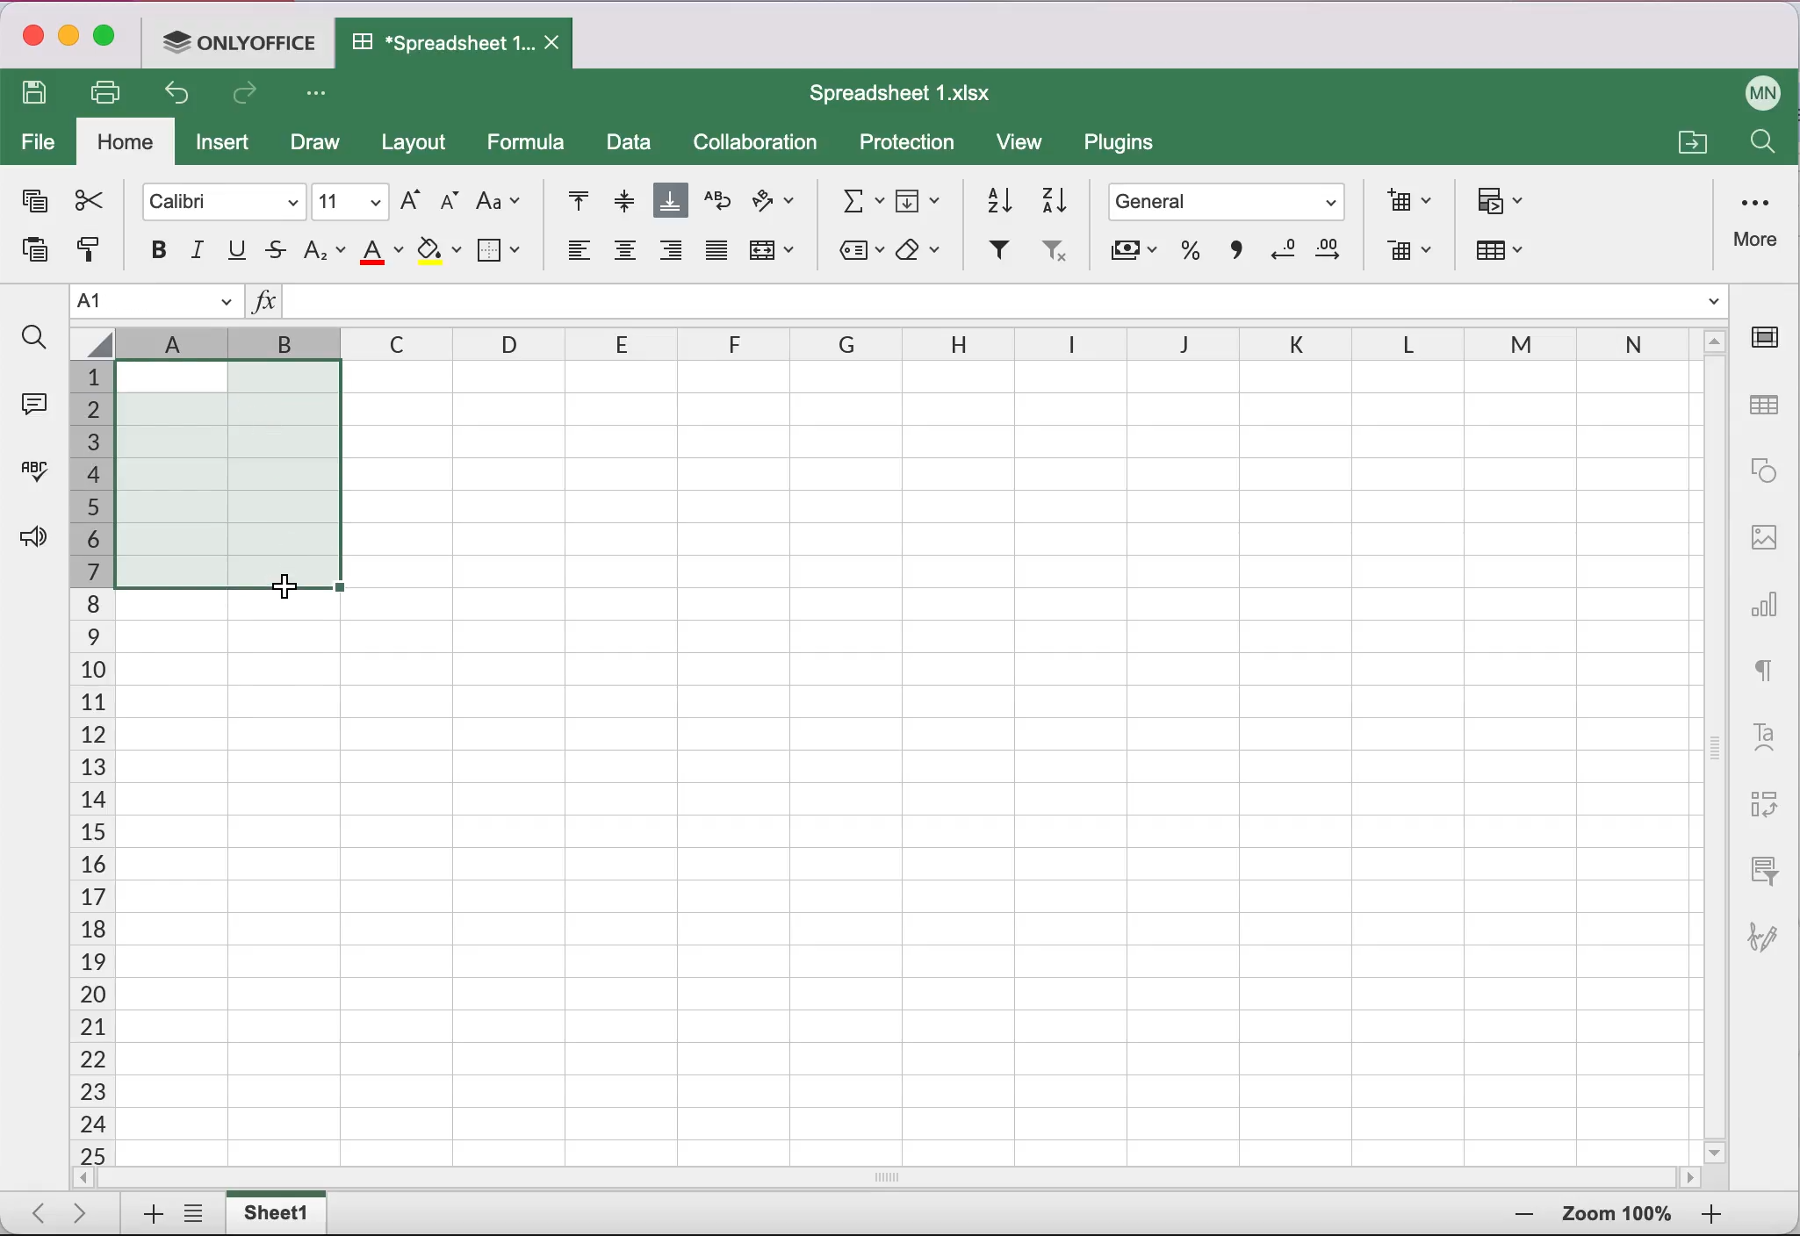  I want to click on align left, so click(575, 255).